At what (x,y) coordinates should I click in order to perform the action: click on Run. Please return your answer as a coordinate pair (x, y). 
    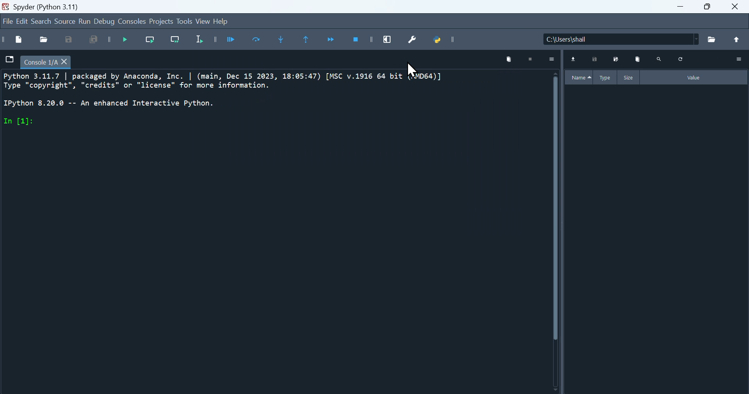
    Looking at the image, I should click on (86, 22).